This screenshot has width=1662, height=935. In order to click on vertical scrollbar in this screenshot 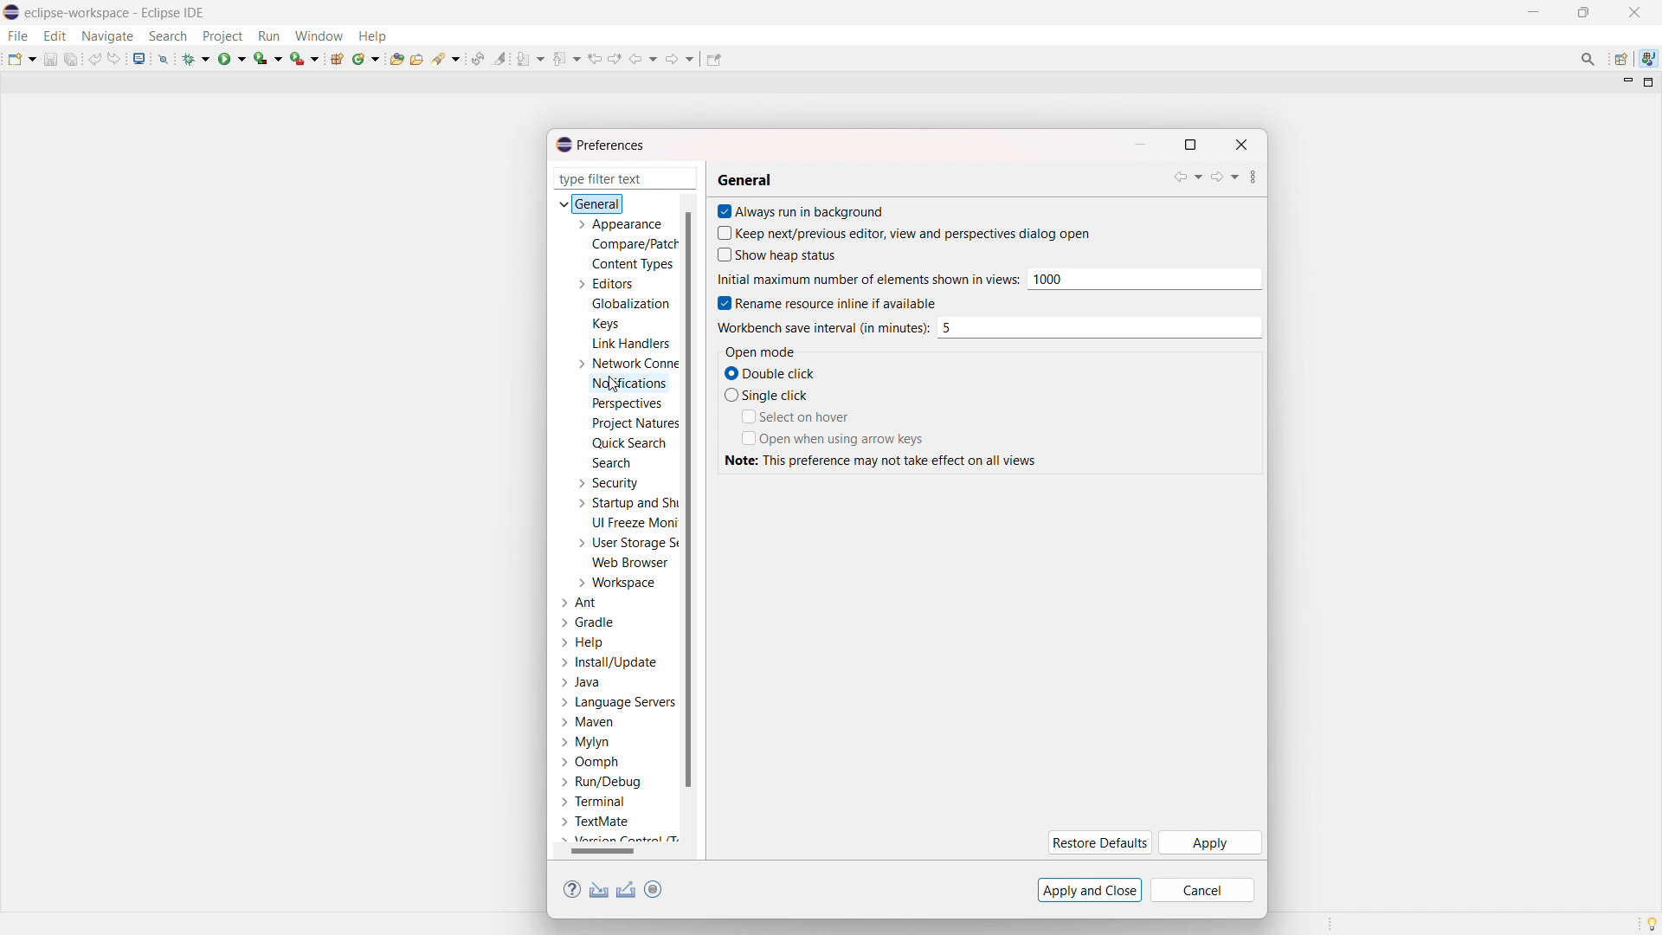, I will do `click(687, 498)`.